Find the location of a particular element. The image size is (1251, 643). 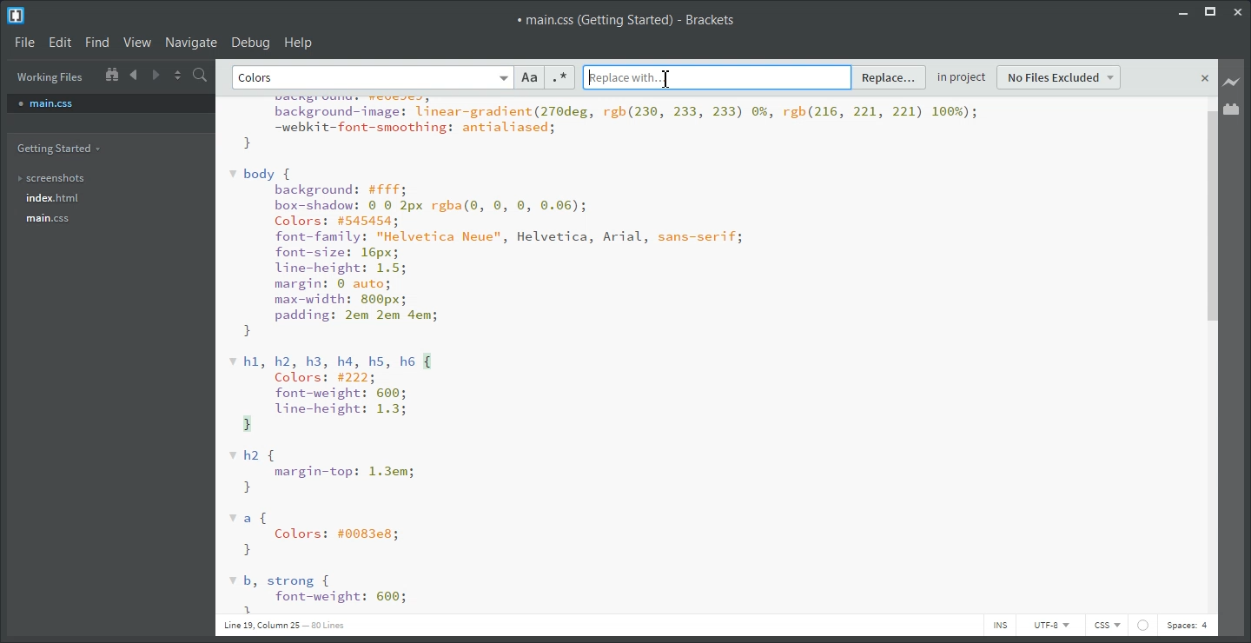

Navigate Forward is located at coordinates (156, 73).